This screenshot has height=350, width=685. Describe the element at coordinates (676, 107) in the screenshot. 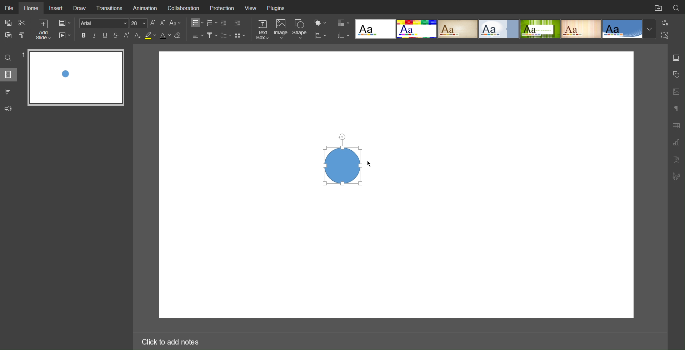

I see `Paragraph Settings` at that location.